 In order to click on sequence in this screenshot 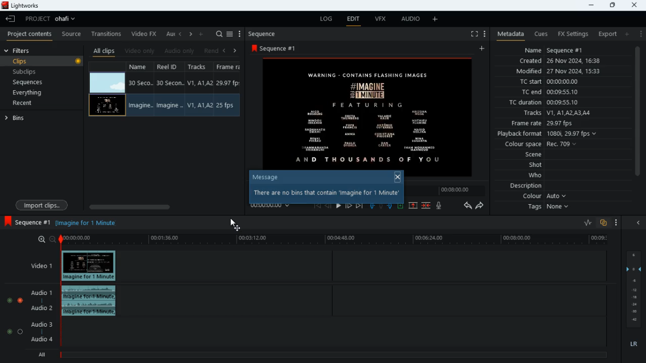, I will do `click(277, 48)`.